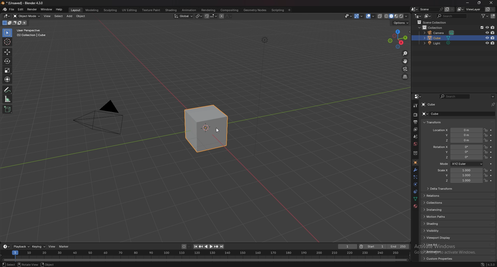  I want to click on view layer, so click(415, 130).